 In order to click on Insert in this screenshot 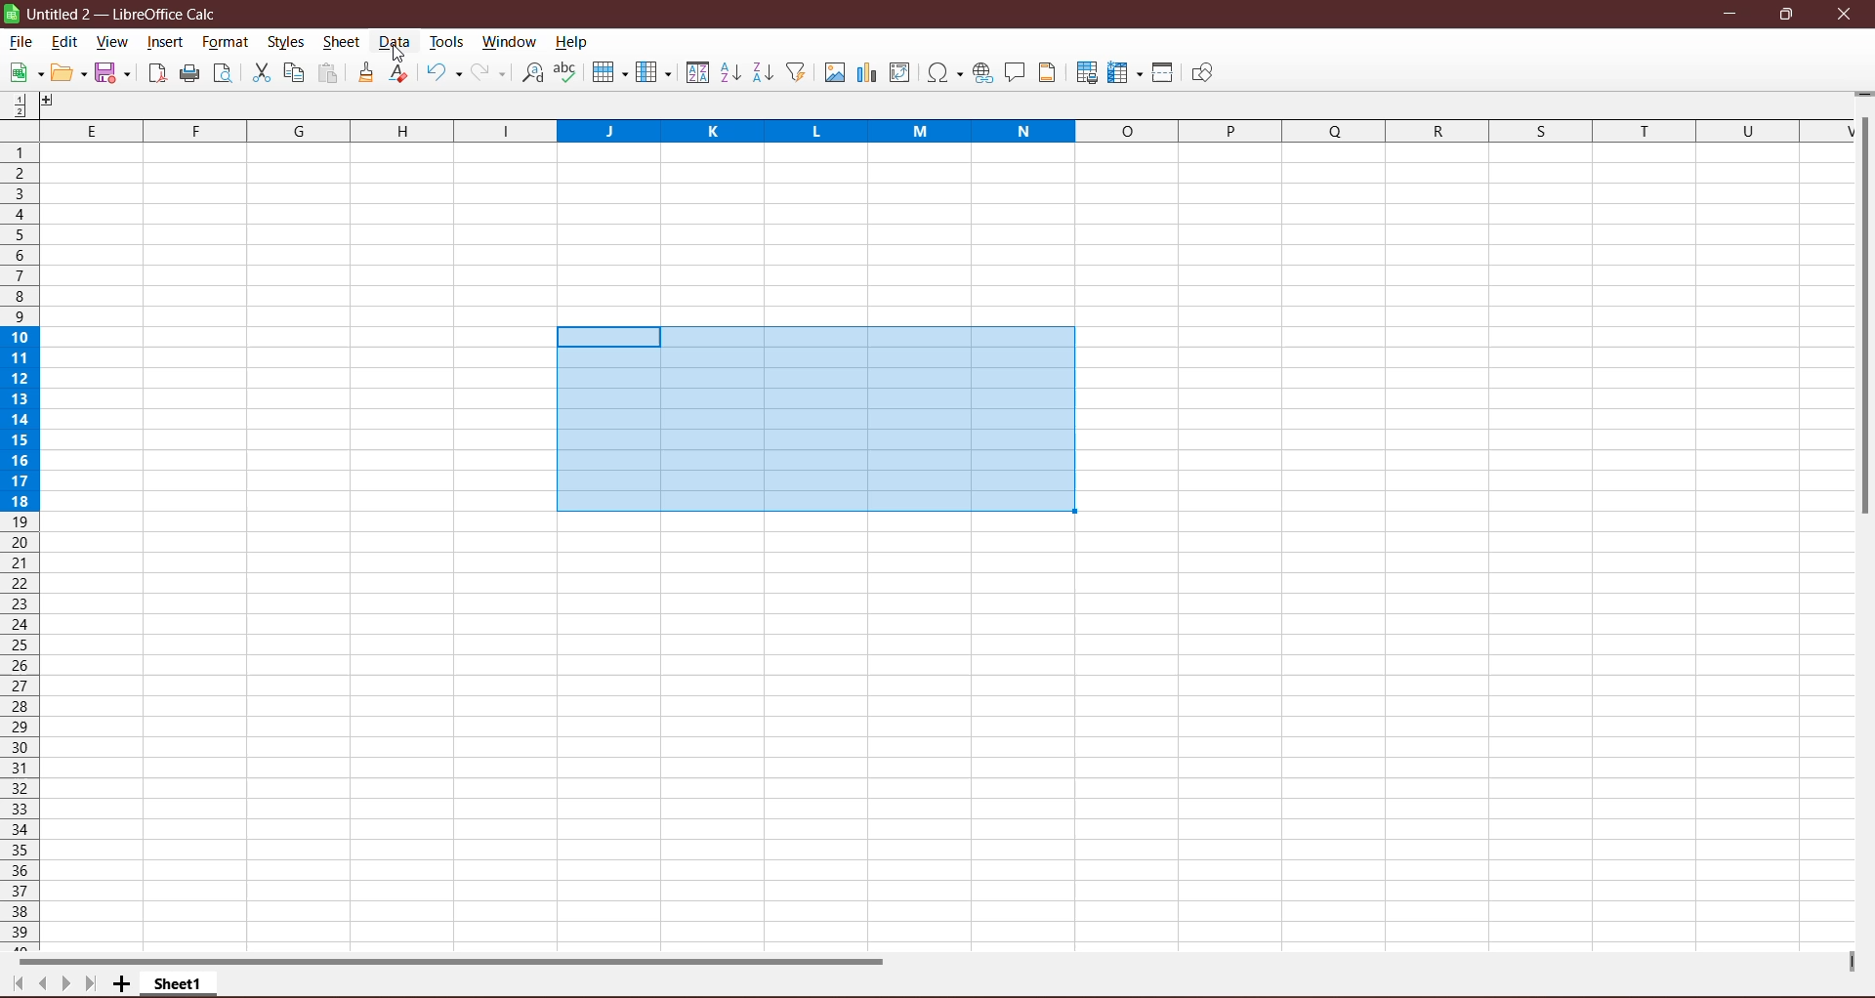, I will do `click(166, 42)`.